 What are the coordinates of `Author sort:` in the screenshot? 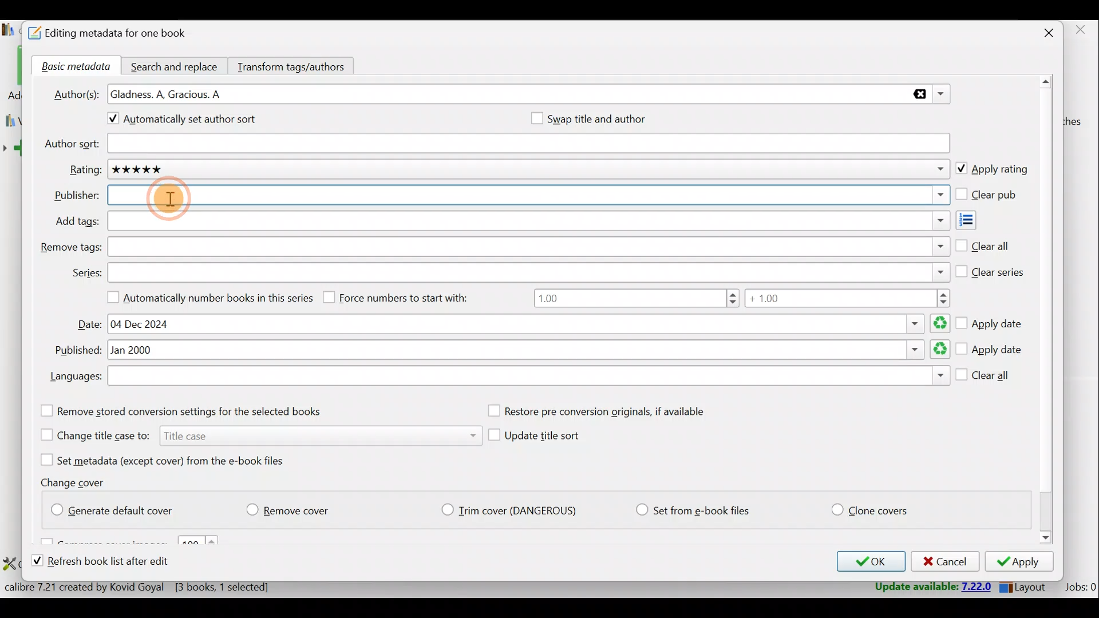 It's located at (70, 144).